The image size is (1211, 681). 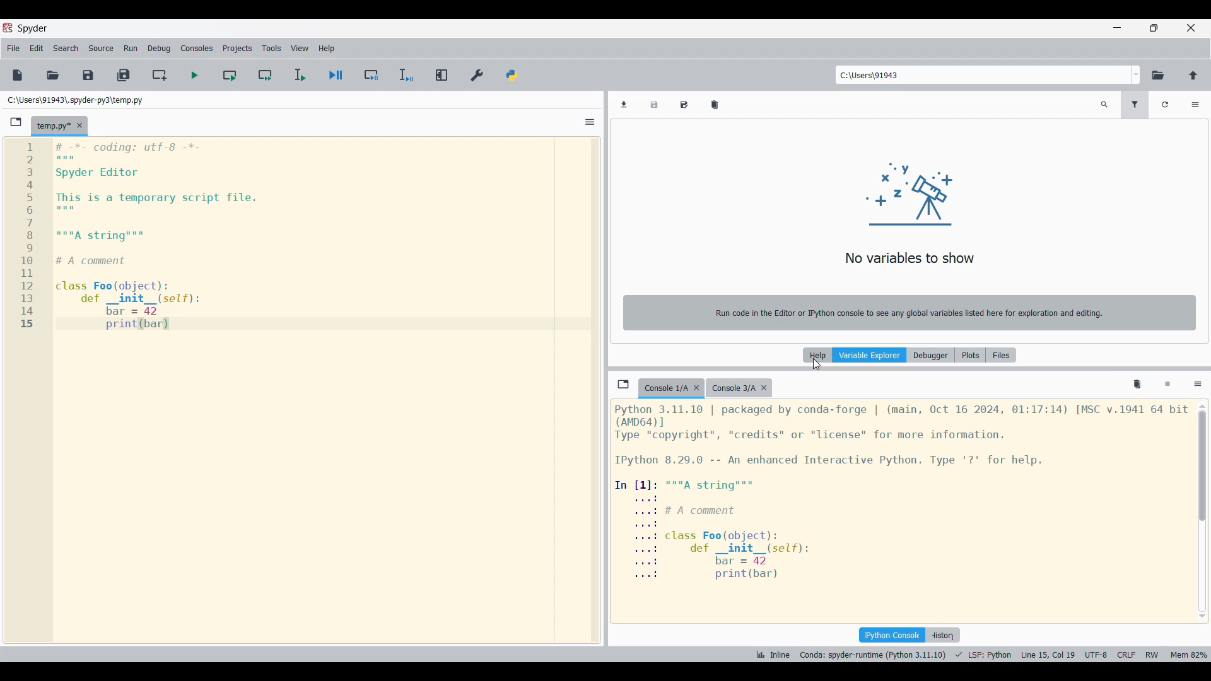 I want to click on Search variables by names and types, so click(x=1104, y=105).